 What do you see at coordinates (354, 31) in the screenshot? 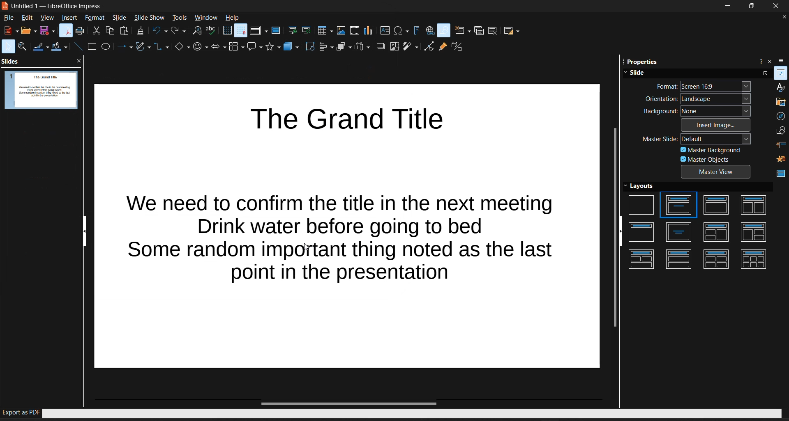
I see `insert audio or video` at bounding box center [354, 31].